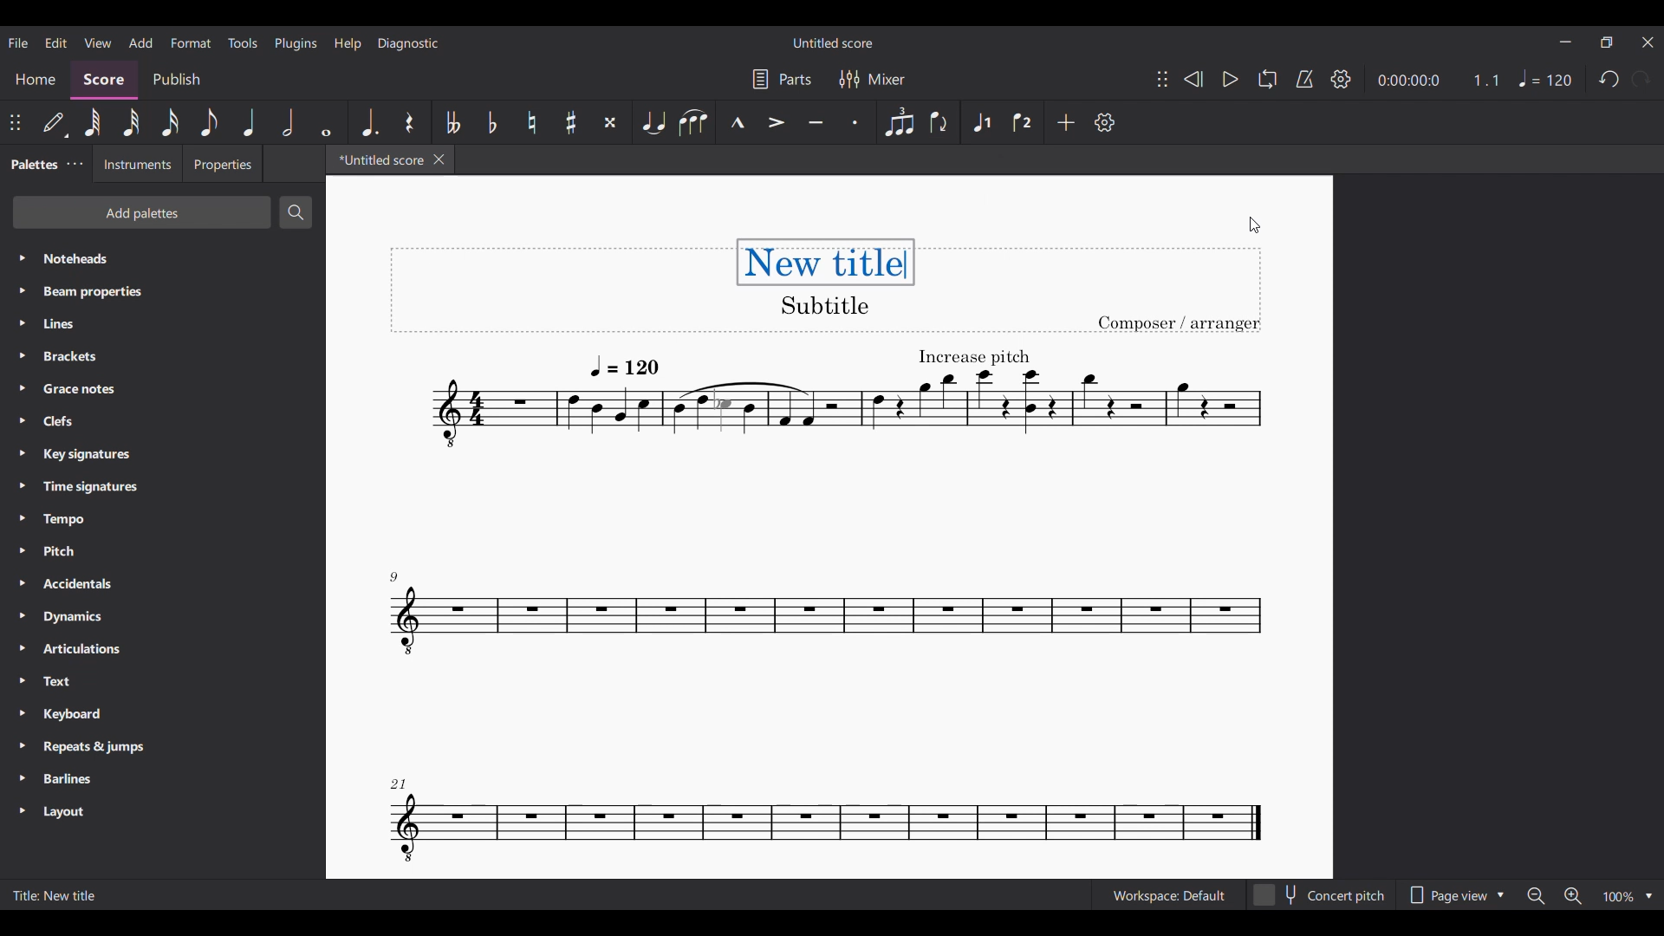  I want to click on Add palettes, so click(143, 212).